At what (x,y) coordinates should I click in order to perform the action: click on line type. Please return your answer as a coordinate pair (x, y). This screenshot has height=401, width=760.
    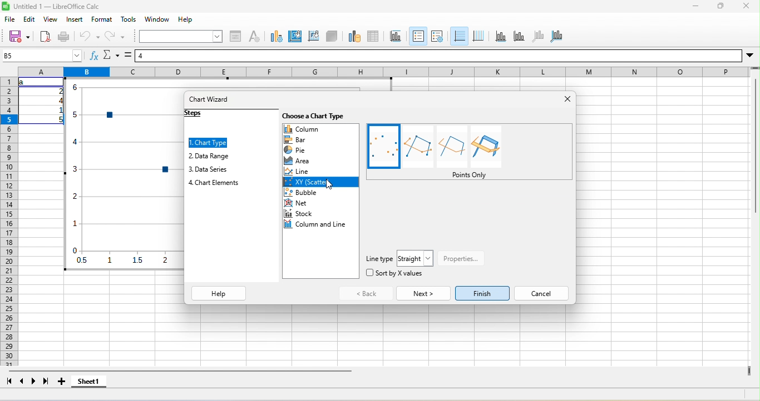
    Looking at the image, I should click on (380, 259).